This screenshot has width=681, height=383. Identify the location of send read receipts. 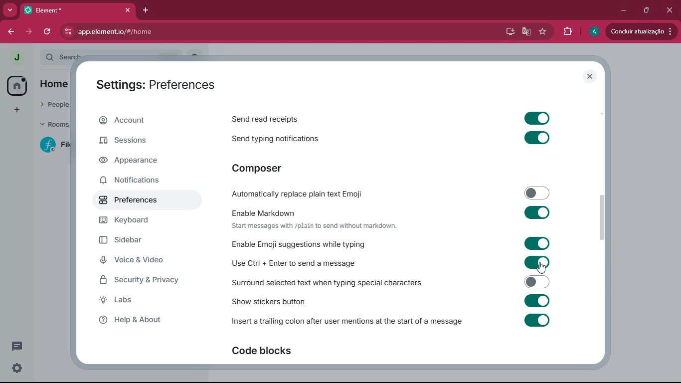
(271, 120).